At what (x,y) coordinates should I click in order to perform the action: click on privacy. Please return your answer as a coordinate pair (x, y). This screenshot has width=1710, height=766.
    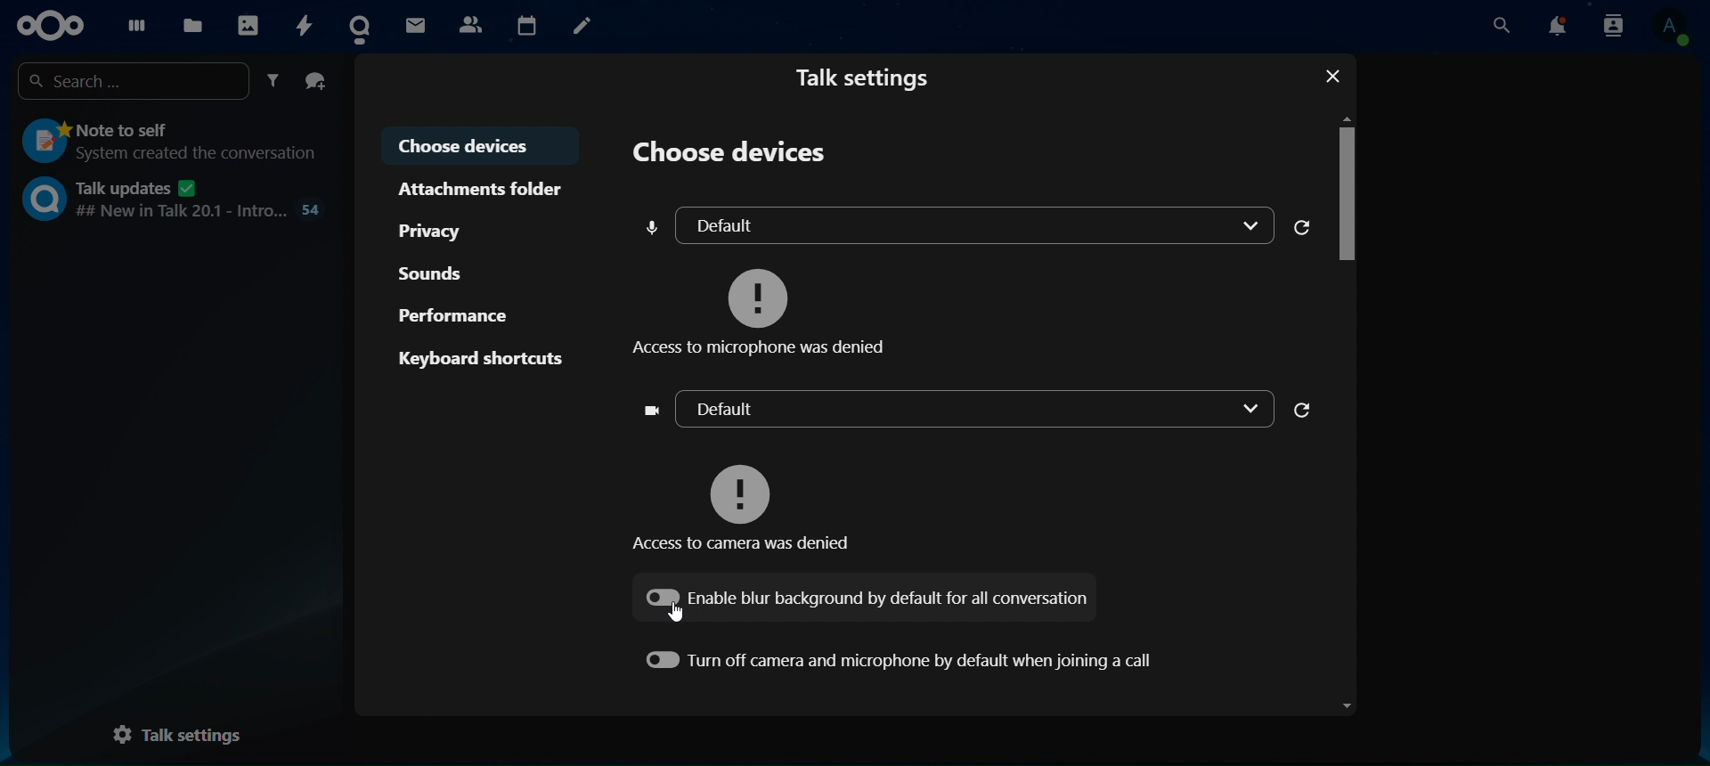
    Looking at the image, I should click on (436, 232).